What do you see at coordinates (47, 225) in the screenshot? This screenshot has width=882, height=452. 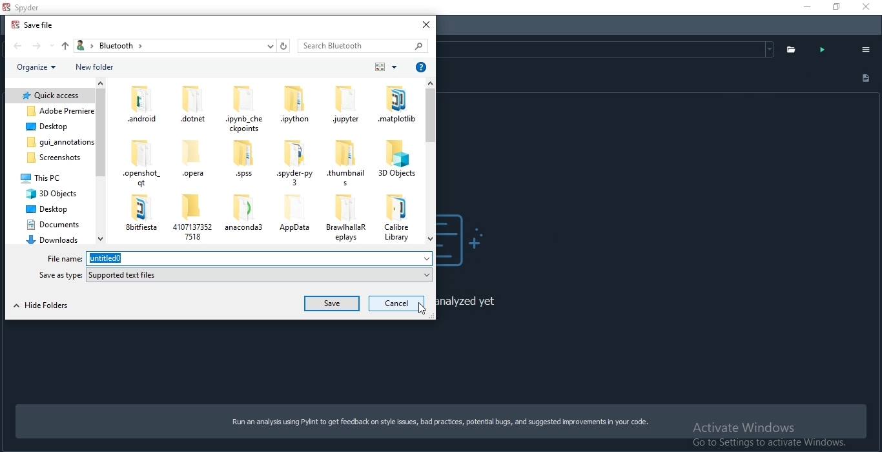 I see `documents` at bounding box center [47, 225].